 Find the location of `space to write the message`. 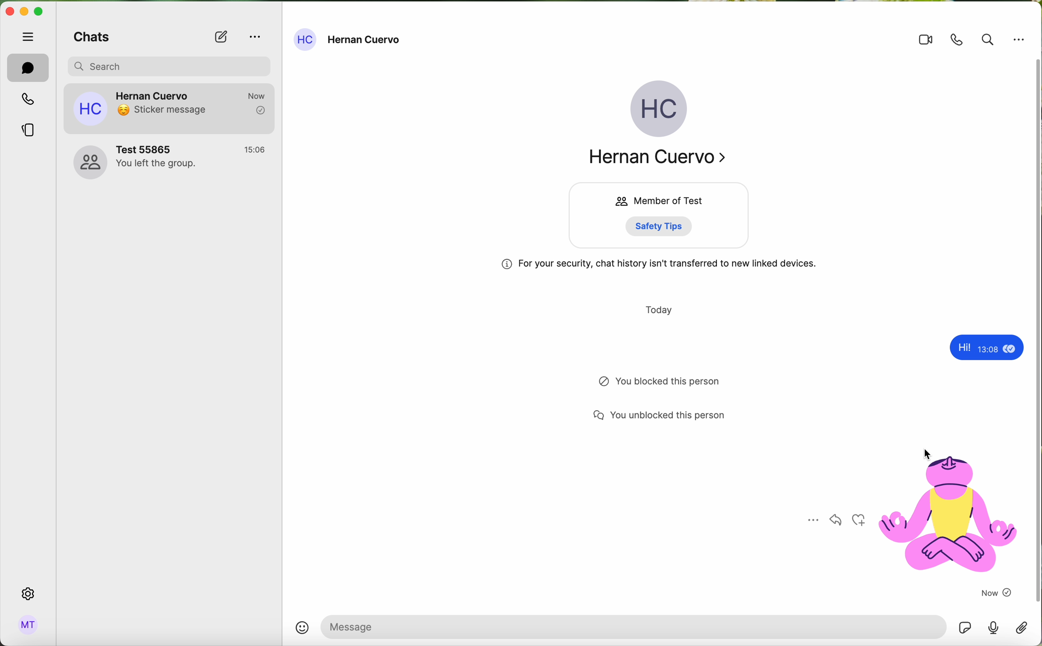

space to write the message is located at coordinates (634, 627).